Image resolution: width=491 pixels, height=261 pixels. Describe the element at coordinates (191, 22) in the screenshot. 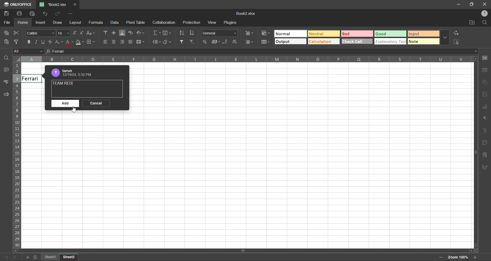

I see `protection` at that location.